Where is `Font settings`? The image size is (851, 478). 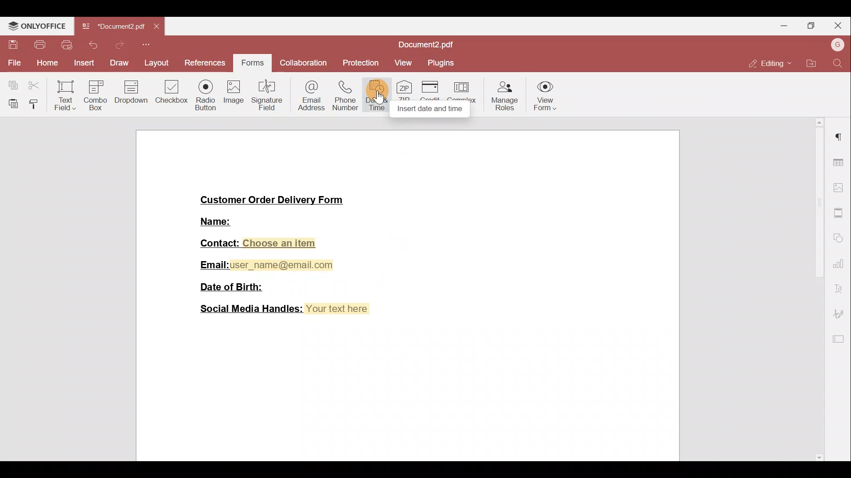
Font settings is located at coordinates (839, 289).